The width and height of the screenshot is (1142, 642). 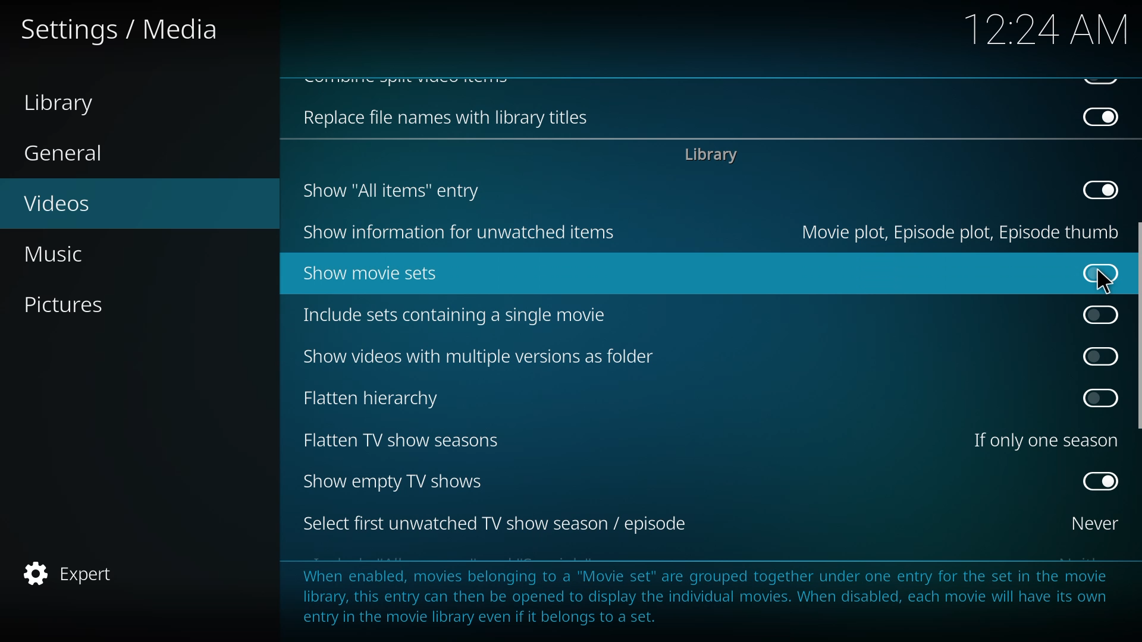 What do you see at coordinates (70, 304) in the screenshot?
I see `pictures` at bounding box center [70, 304].